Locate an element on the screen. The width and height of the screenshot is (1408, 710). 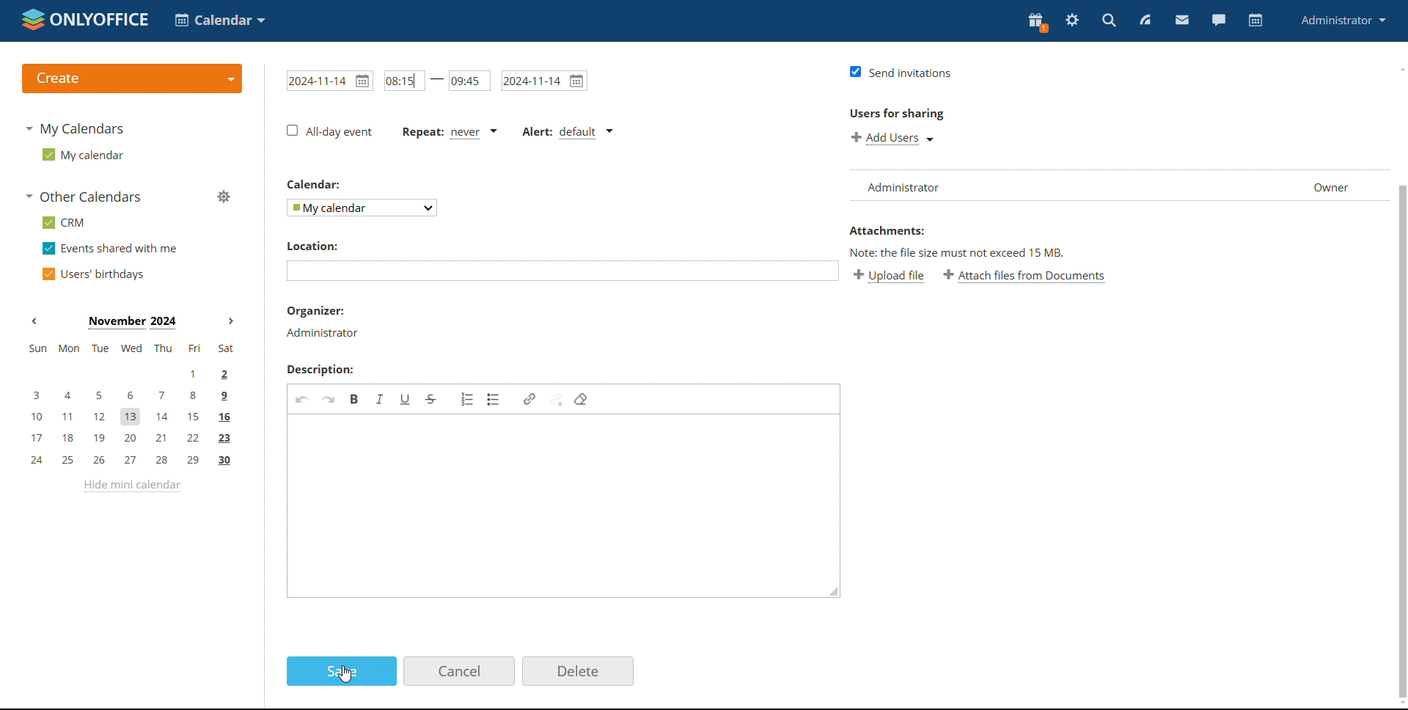
organizer is located at coordinates (323, 321).